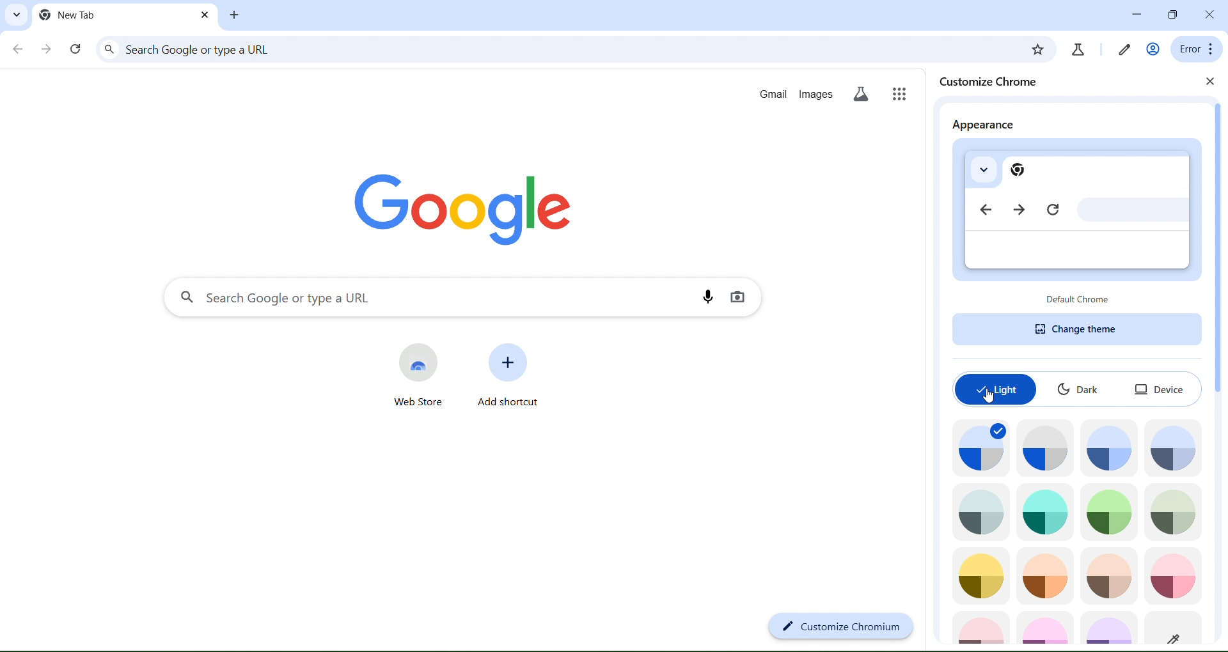  What do you see at coordinates (995, 389) in the screenshot?
I see `light` at bounding box center [995, 389].